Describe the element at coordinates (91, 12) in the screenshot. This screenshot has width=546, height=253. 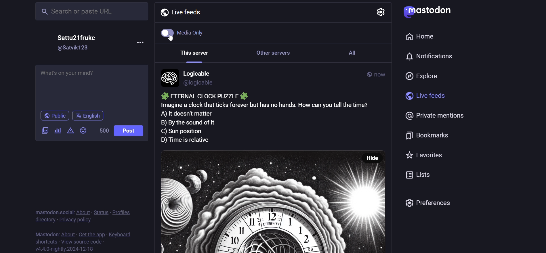
I see `search` at that location.